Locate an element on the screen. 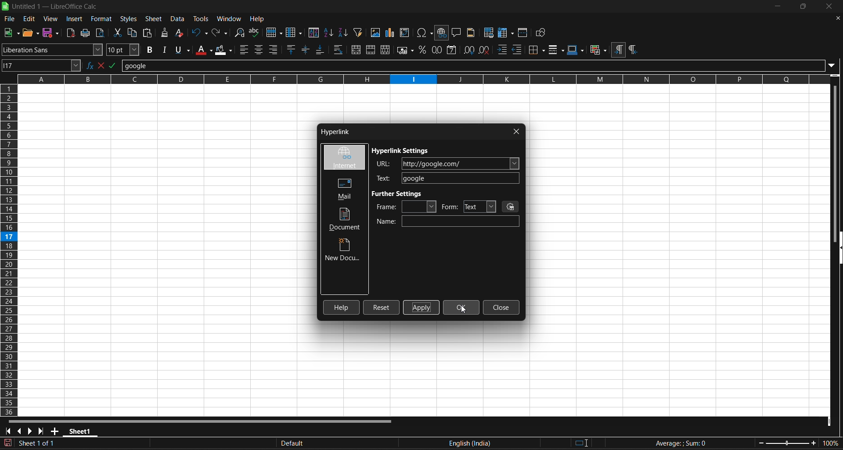 The image size is (843, 450). scroll to next sheet  is located at coordinates (29, 432).